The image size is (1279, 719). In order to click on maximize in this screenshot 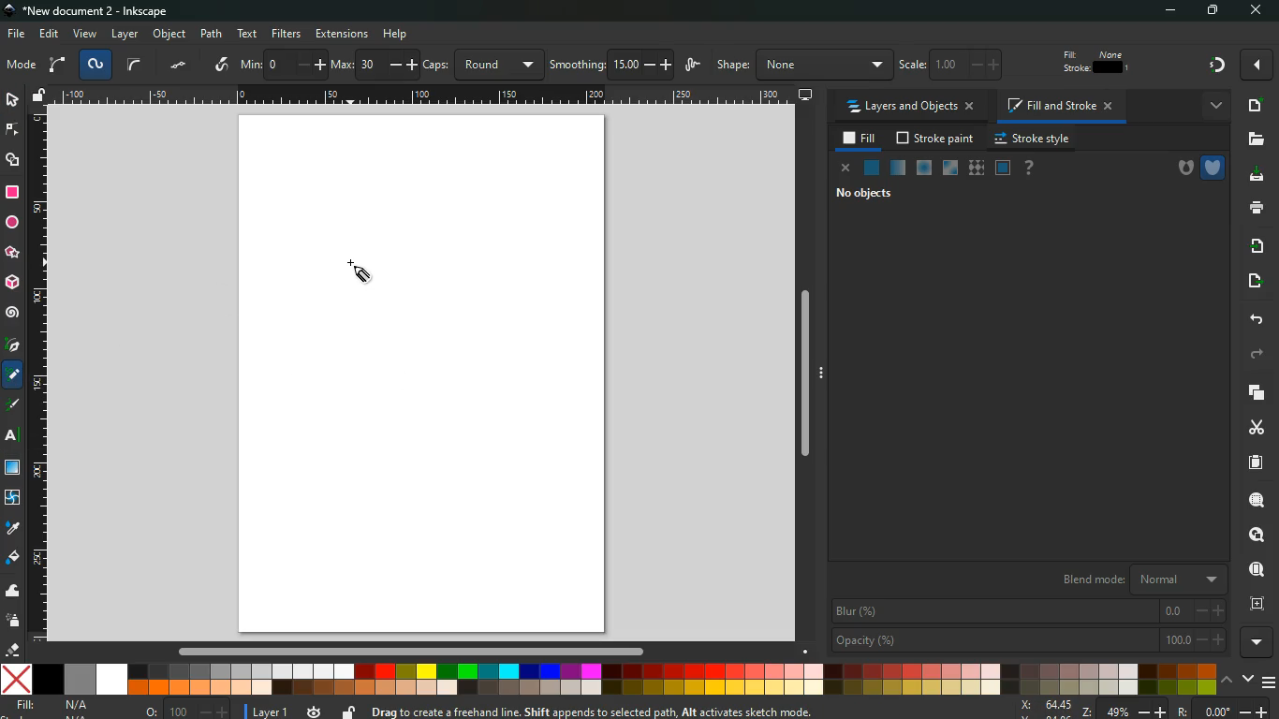, I will do `click(1208, 10)`.